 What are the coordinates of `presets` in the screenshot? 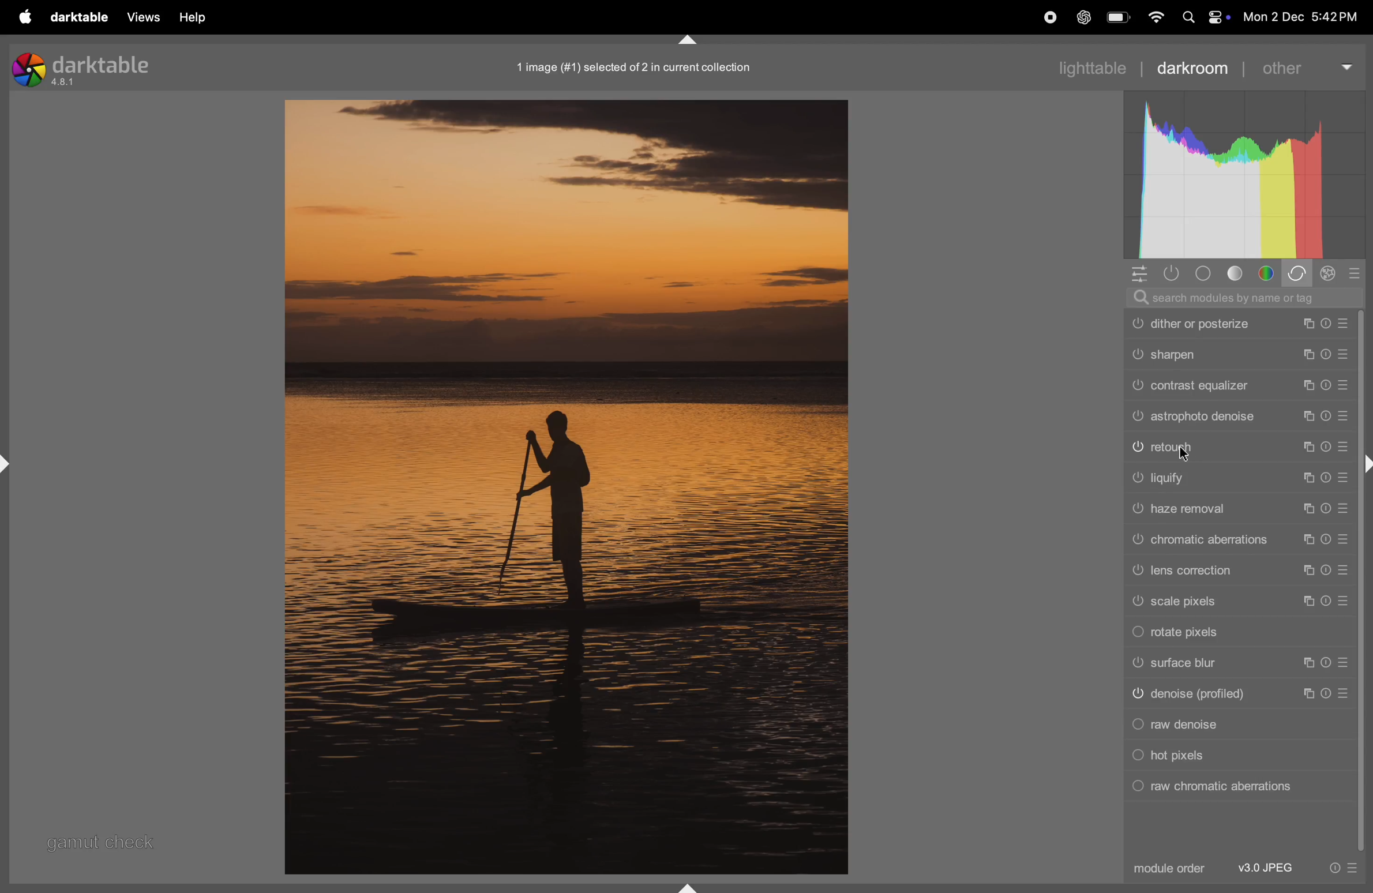 It's located at (1353, 273).